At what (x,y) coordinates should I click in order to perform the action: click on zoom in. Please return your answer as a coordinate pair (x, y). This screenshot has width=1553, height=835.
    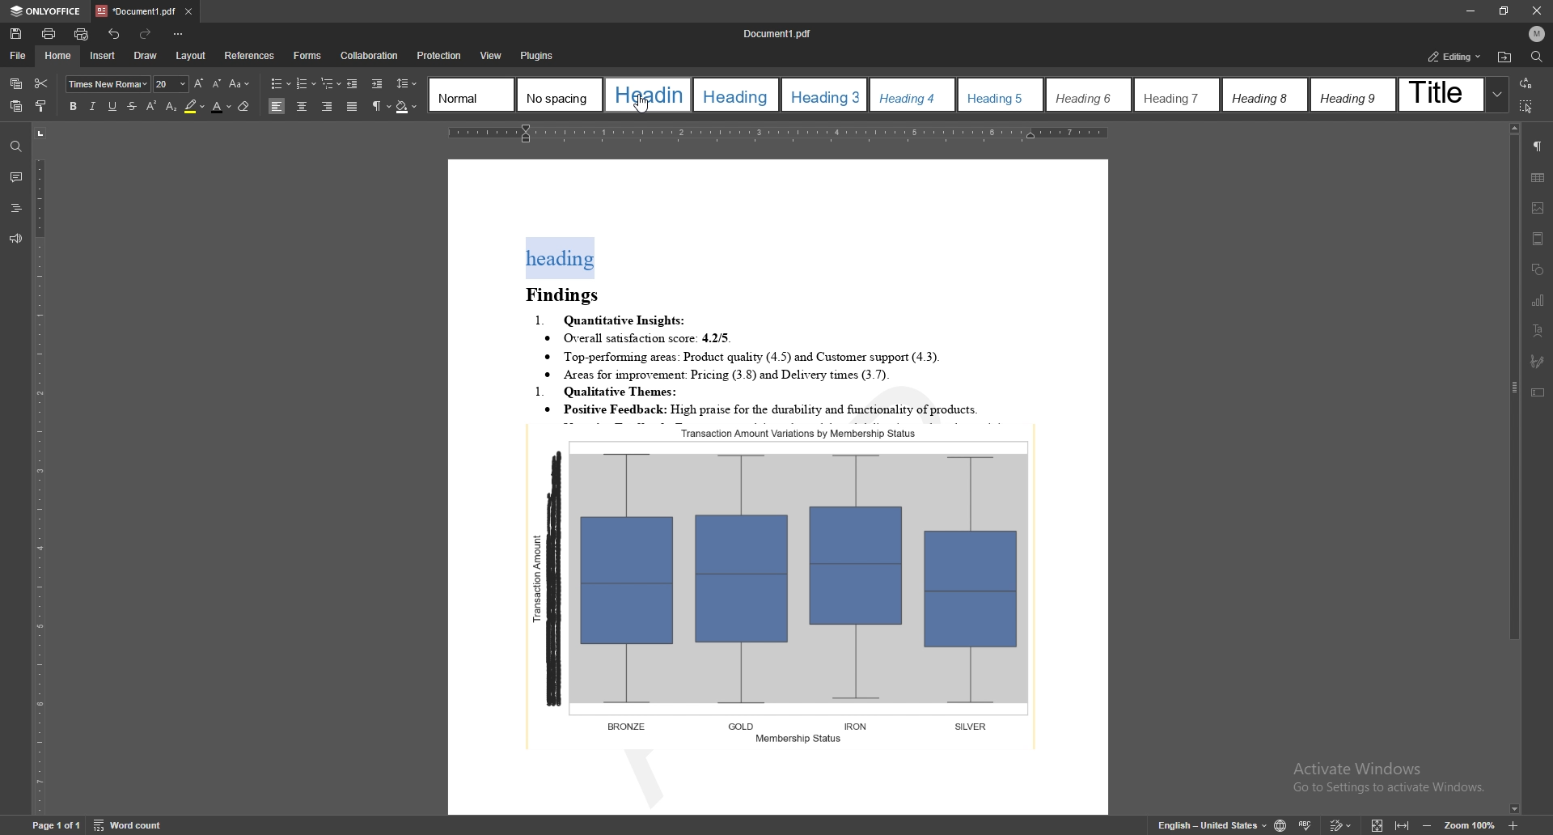
    Looking at the image, I should click on (1516, 825).